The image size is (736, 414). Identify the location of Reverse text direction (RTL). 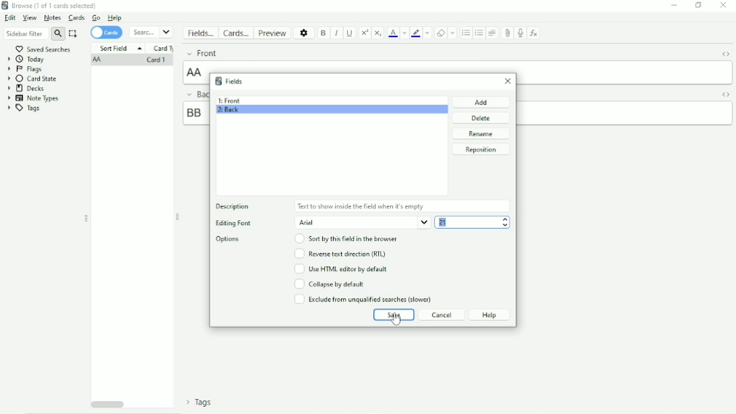
(340, 254).